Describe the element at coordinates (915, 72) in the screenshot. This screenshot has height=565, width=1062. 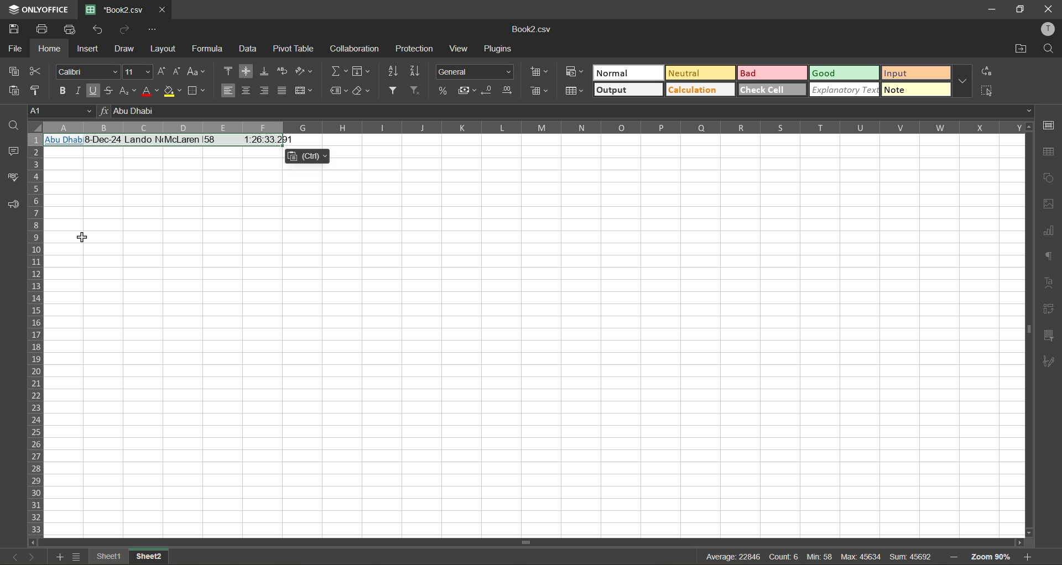
I see `input` at that location.